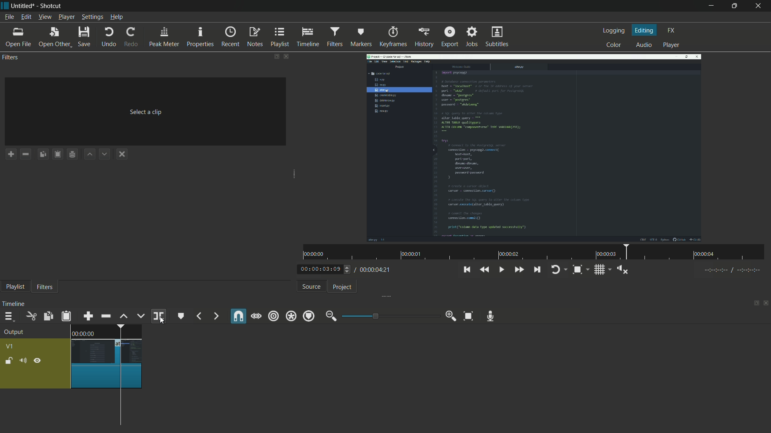 This screenshot has height=433, width=771. I want to click on properties, so click(200, 36).